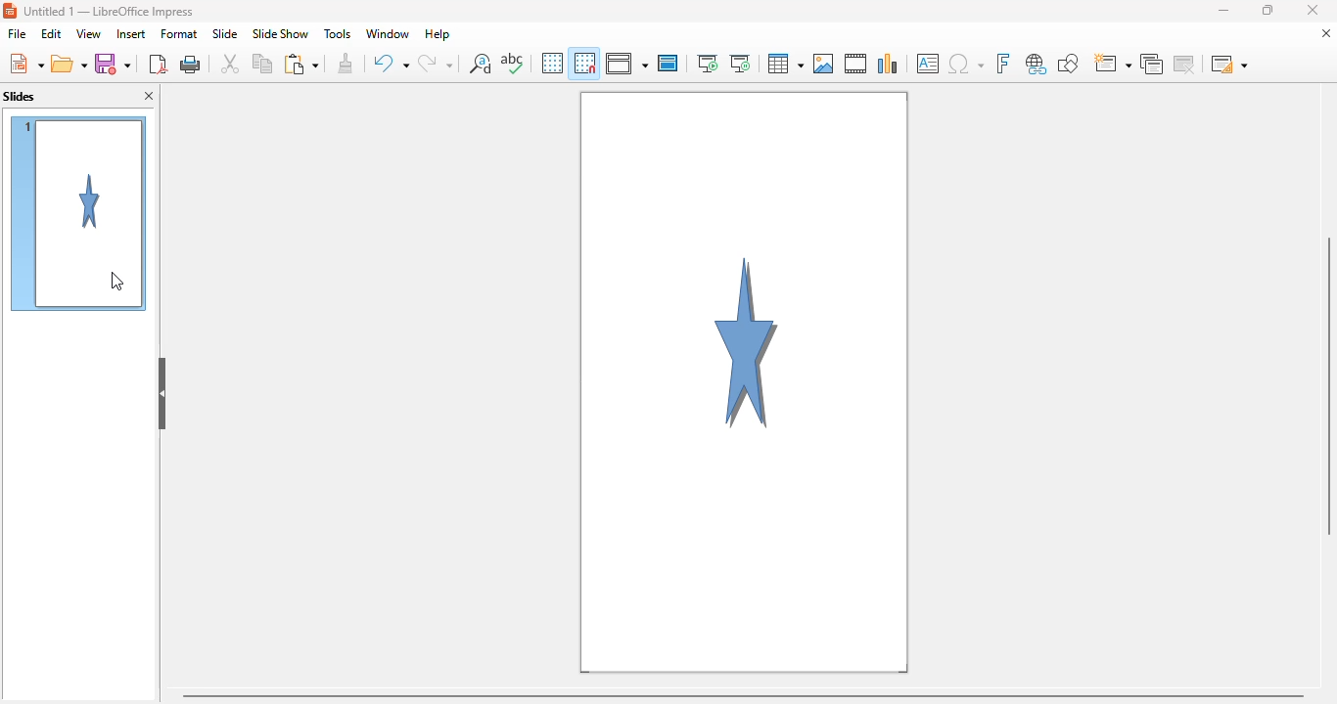 This screenshot has width=1337, height=704. What do you see at coordinates (786, 64) in the screenshot?
I see `table` at bounding box center [786, 64].